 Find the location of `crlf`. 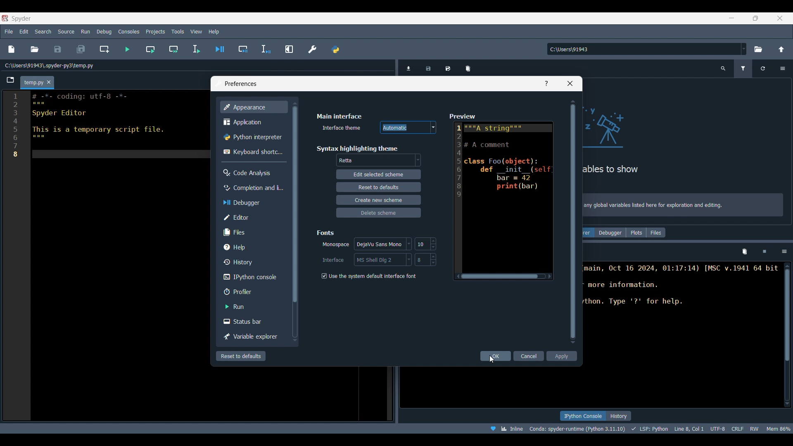

crlf is located at coordinates (738, 428).